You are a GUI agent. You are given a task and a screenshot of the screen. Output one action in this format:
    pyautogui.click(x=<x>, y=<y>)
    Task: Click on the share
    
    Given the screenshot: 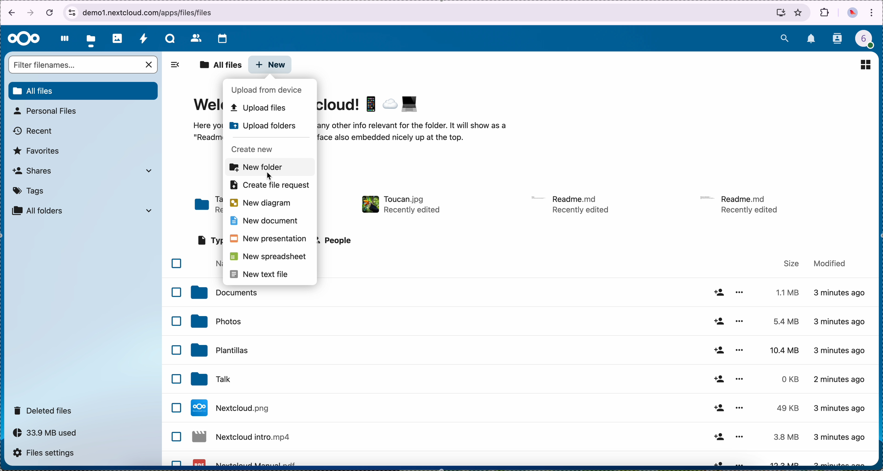 What is the action you would take?
    pyautogui.click(x=718, y=292)
    